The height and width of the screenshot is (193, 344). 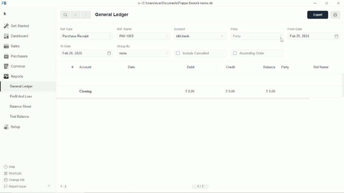 What do you see at coordinates (338, 3) in the screenshot?
I see `Close` at bounding box center [338, 3].